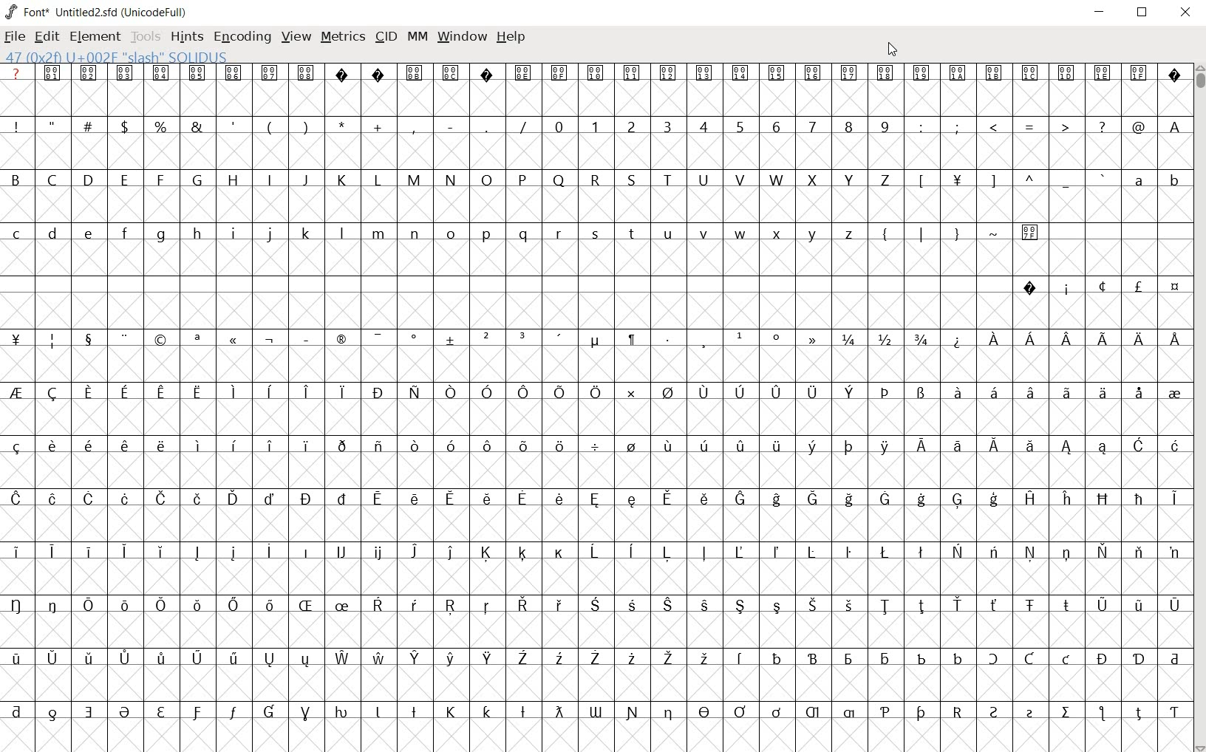 The height and width of the screenshot is (752, 1206). I want to click on FILE, so click(16, 37).